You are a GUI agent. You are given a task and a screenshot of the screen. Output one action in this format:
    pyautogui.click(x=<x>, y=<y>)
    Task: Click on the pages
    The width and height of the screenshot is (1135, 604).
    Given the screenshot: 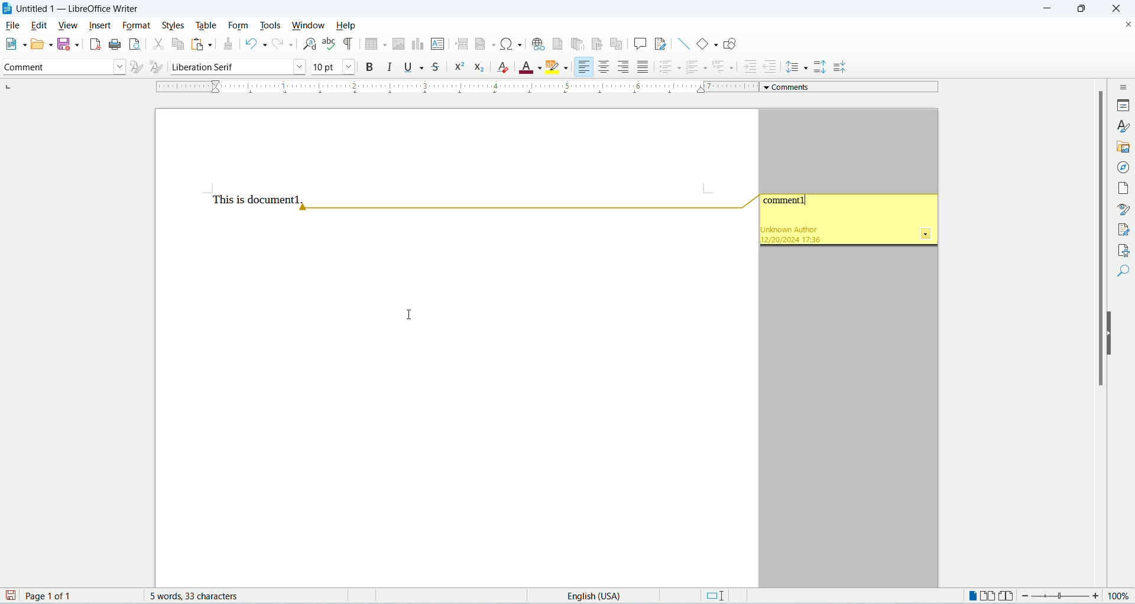 What is the action you would take?
    pyautogui.click(x=1122, y=188)
    